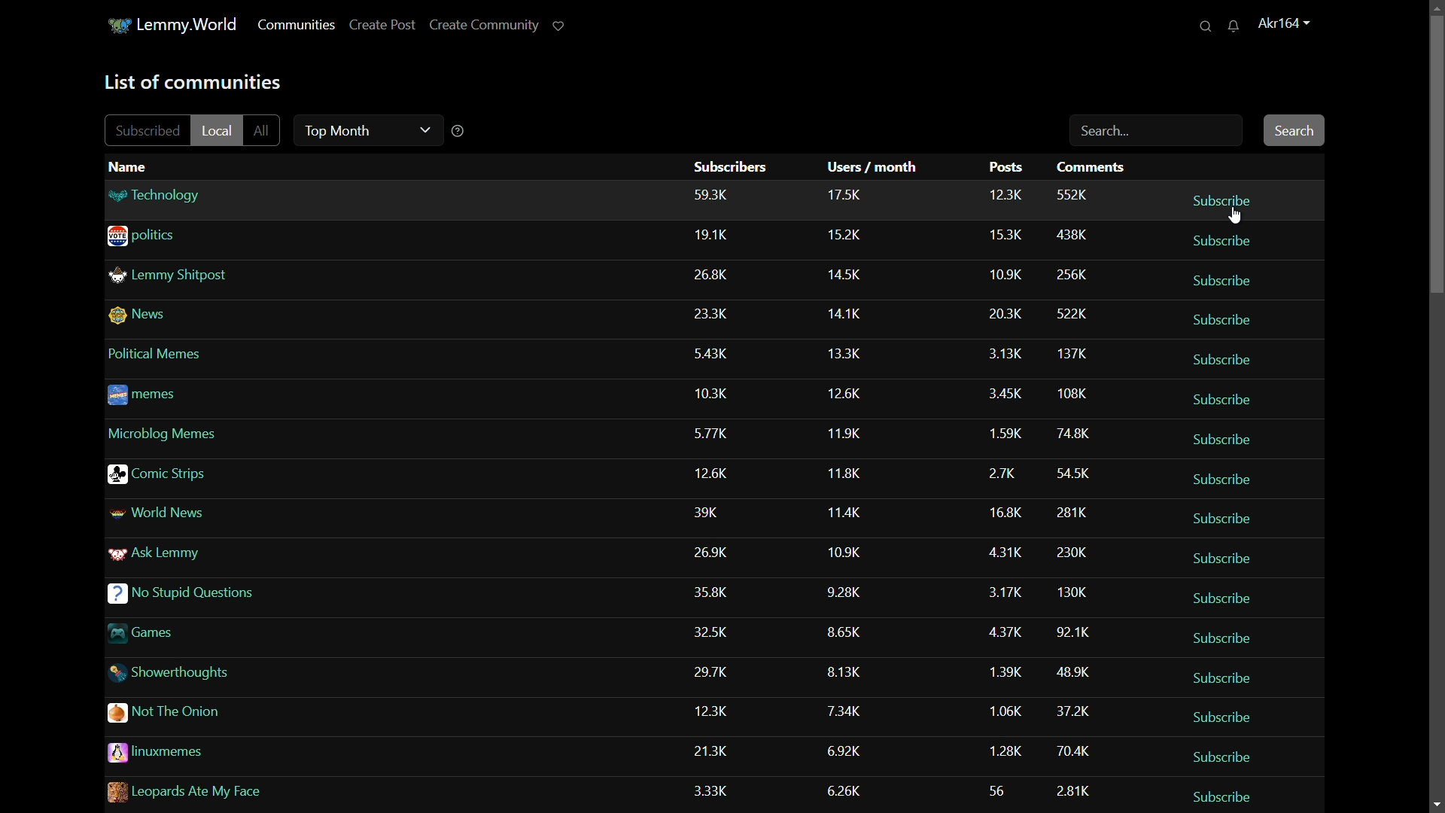 The height and width of the screenshot is (813, 1445). Describe the element at coordinates (342, 195) in the screenshot. I see `communities name` at that location.